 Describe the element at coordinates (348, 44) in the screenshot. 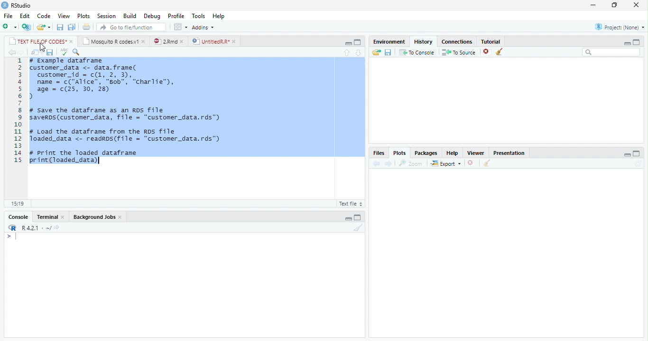

I see `minimize` at that location.